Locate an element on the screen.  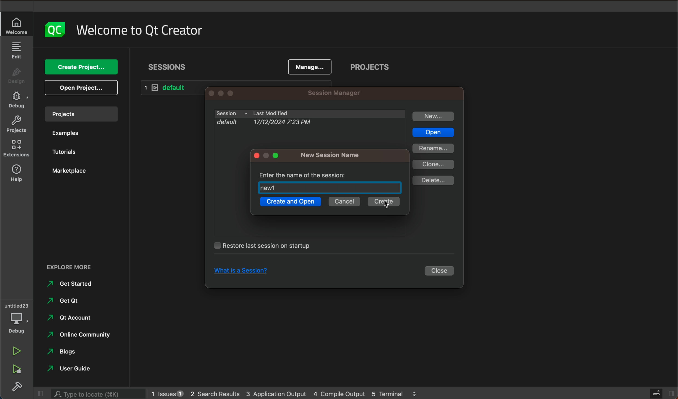
enter the name of the session is located at coordinates (309, 173).